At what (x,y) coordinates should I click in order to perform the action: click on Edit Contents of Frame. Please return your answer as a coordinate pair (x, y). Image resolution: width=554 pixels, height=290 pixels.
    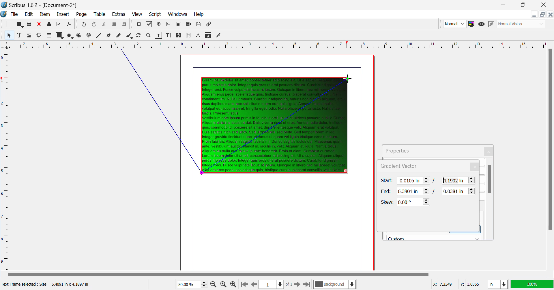
    Looking at the image, I should click on (159, 35).